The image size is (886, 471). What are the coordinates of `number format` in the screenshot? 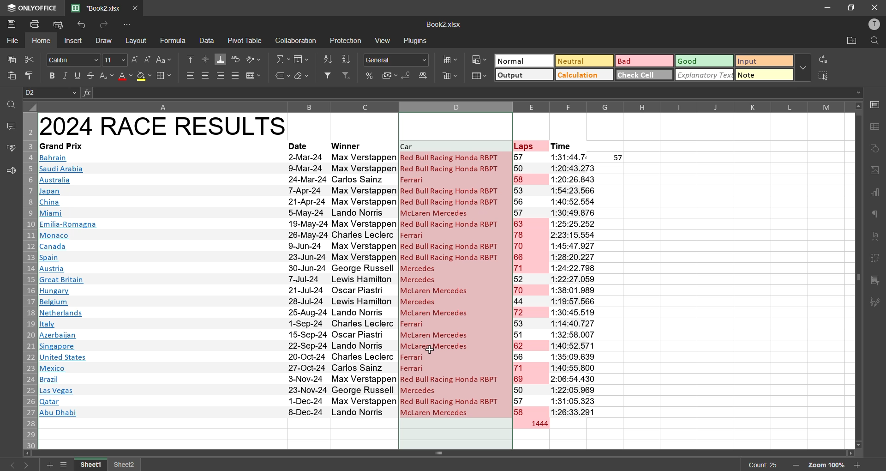 It's located at (399, 60).